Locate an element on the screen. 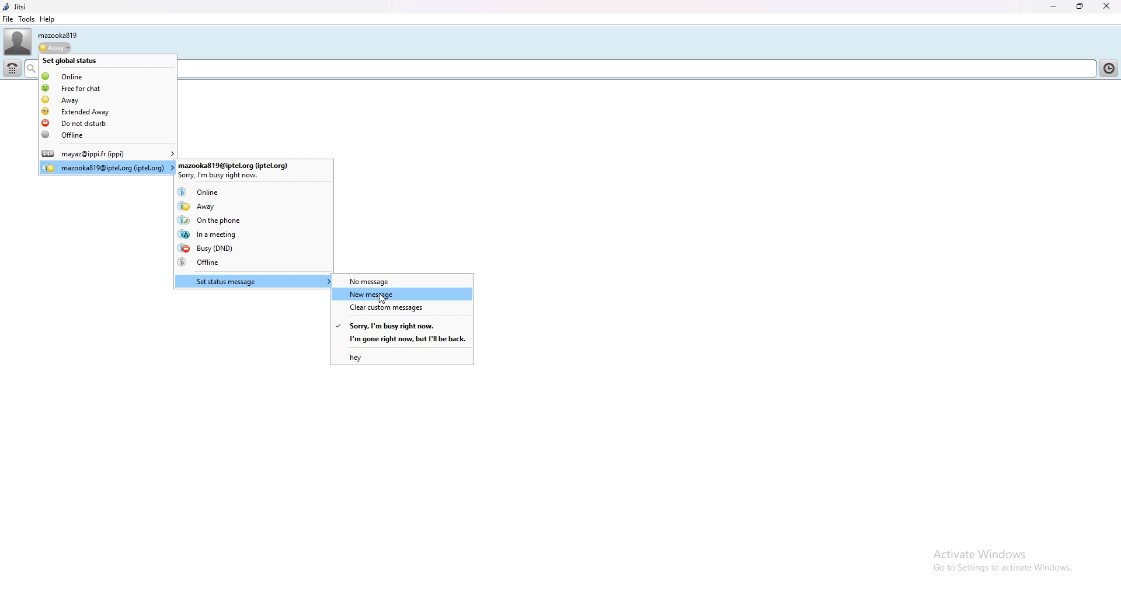 The width and height of the screenshot is (1121, 602). user photo is located at coordinates (18, 42).